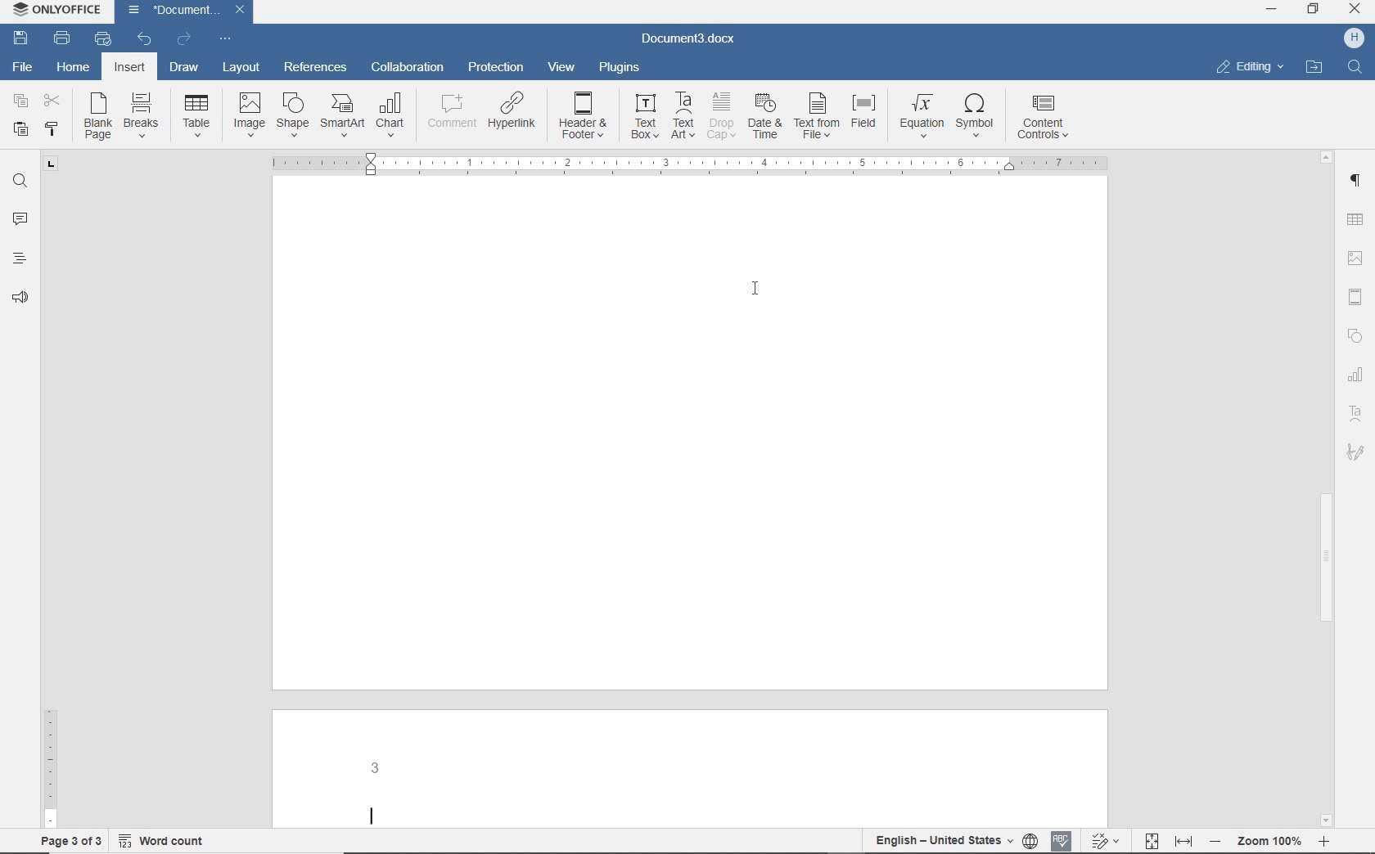  Describe the element at coordinates (292, 117) in the screenshot. I see `SHAPE` at that location.